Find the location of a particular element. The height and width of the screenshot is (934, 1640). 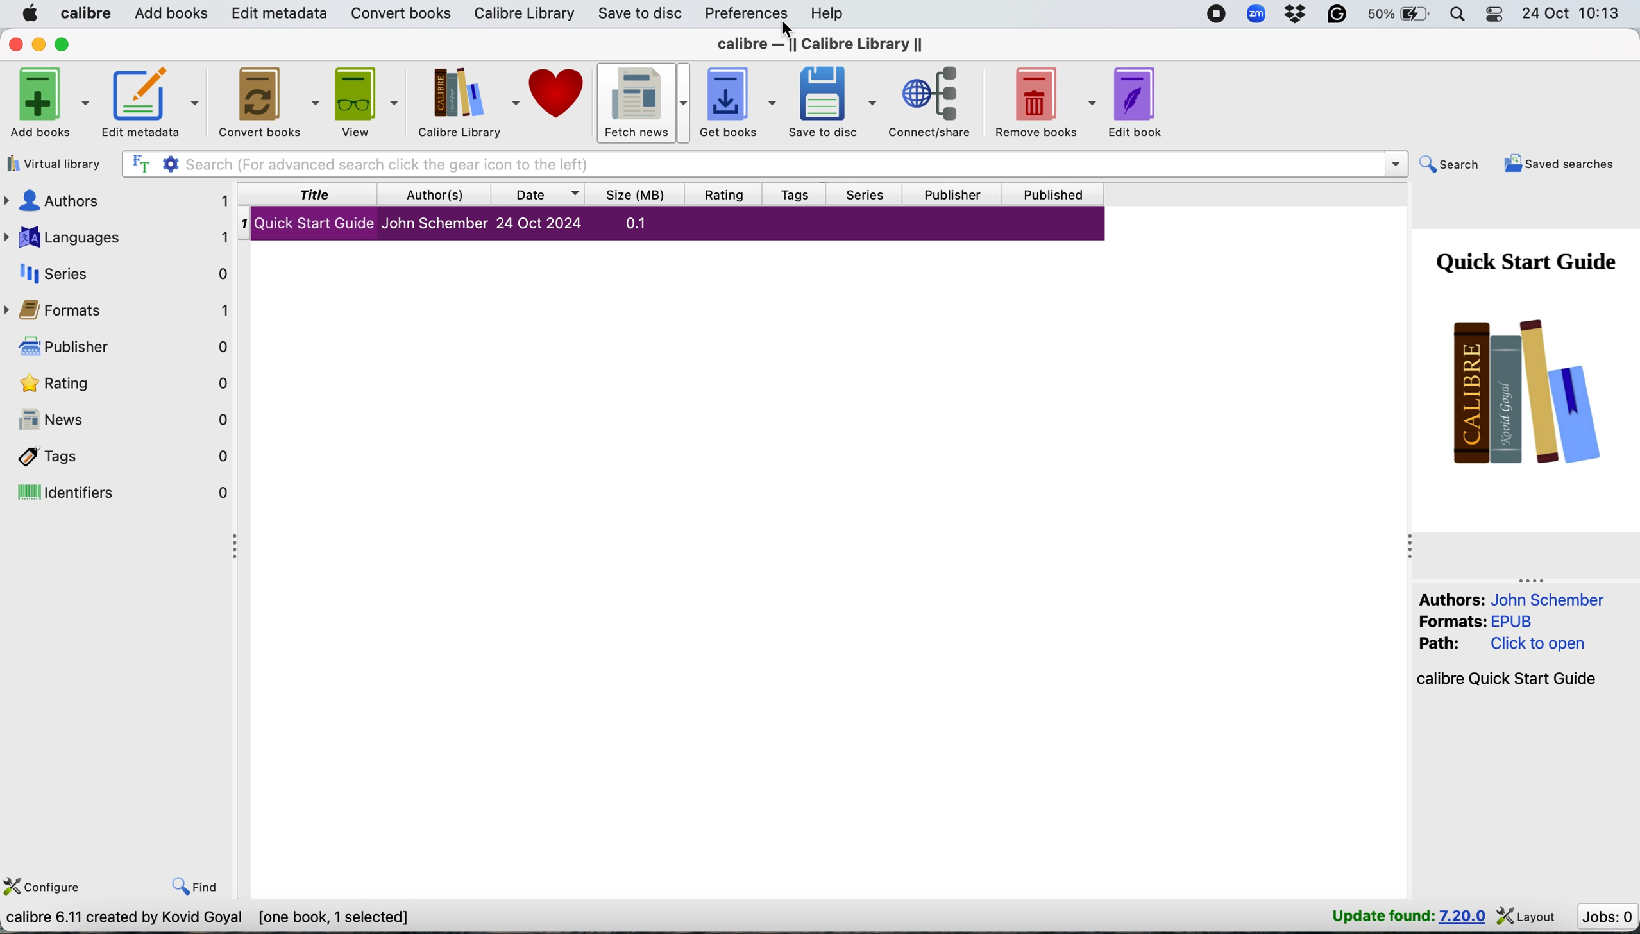

configure is located at coordinates (47, 887).